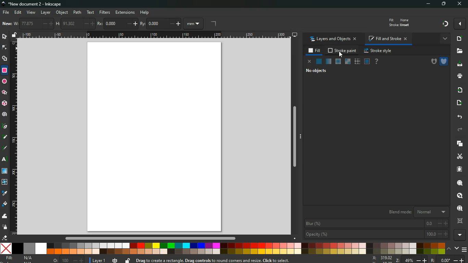  I want to click on vertical ruler, so click(15, 139).